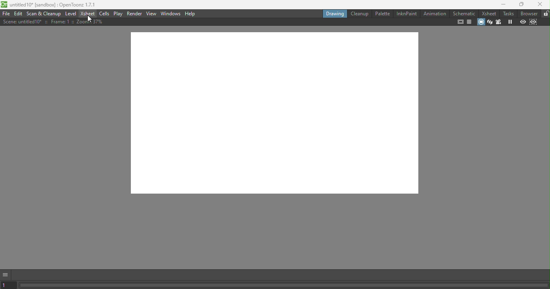 This screenshot has height=289, width=550. Describe the element at coordinates (382, 13) in the screenshot. I see `Palette` at that location.